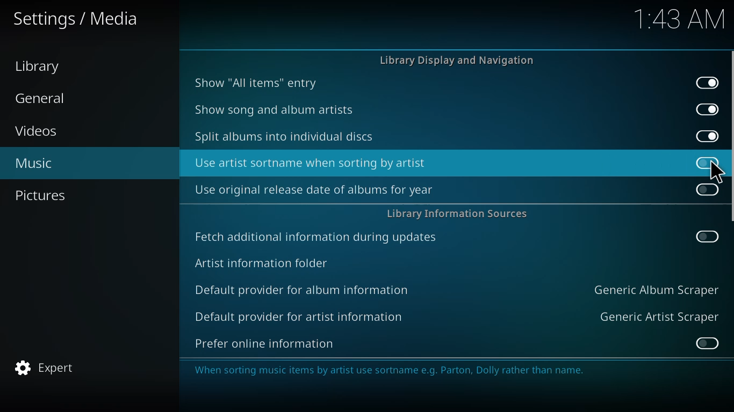 Image resolution: width=734 pixels, height=412 pixels. What do you see at coordinates (318, 237) in the screenshot?
I see `fetch additional info` at bounding box center [318, 237].